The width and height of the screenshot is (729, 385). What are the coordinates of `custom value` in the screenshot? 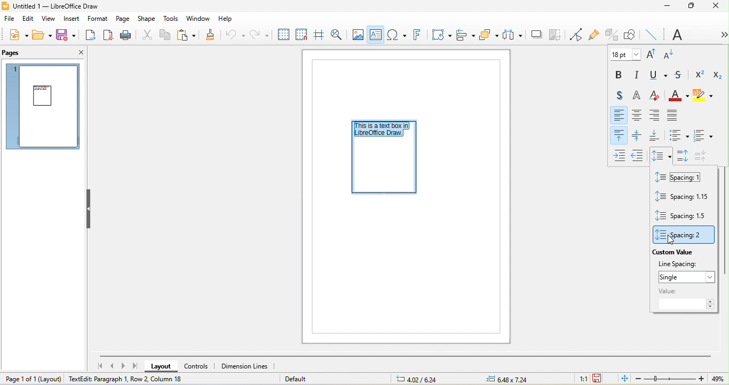 It's located at (674, 254).